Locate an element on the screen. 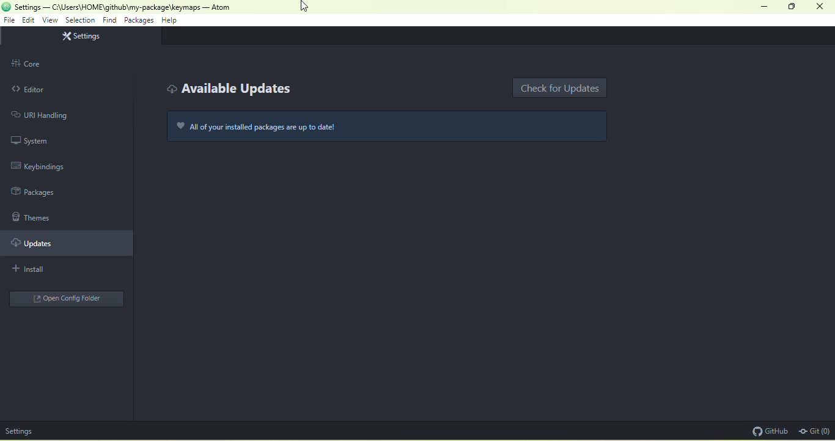  URI Handing is located at coordinates (38, 115).